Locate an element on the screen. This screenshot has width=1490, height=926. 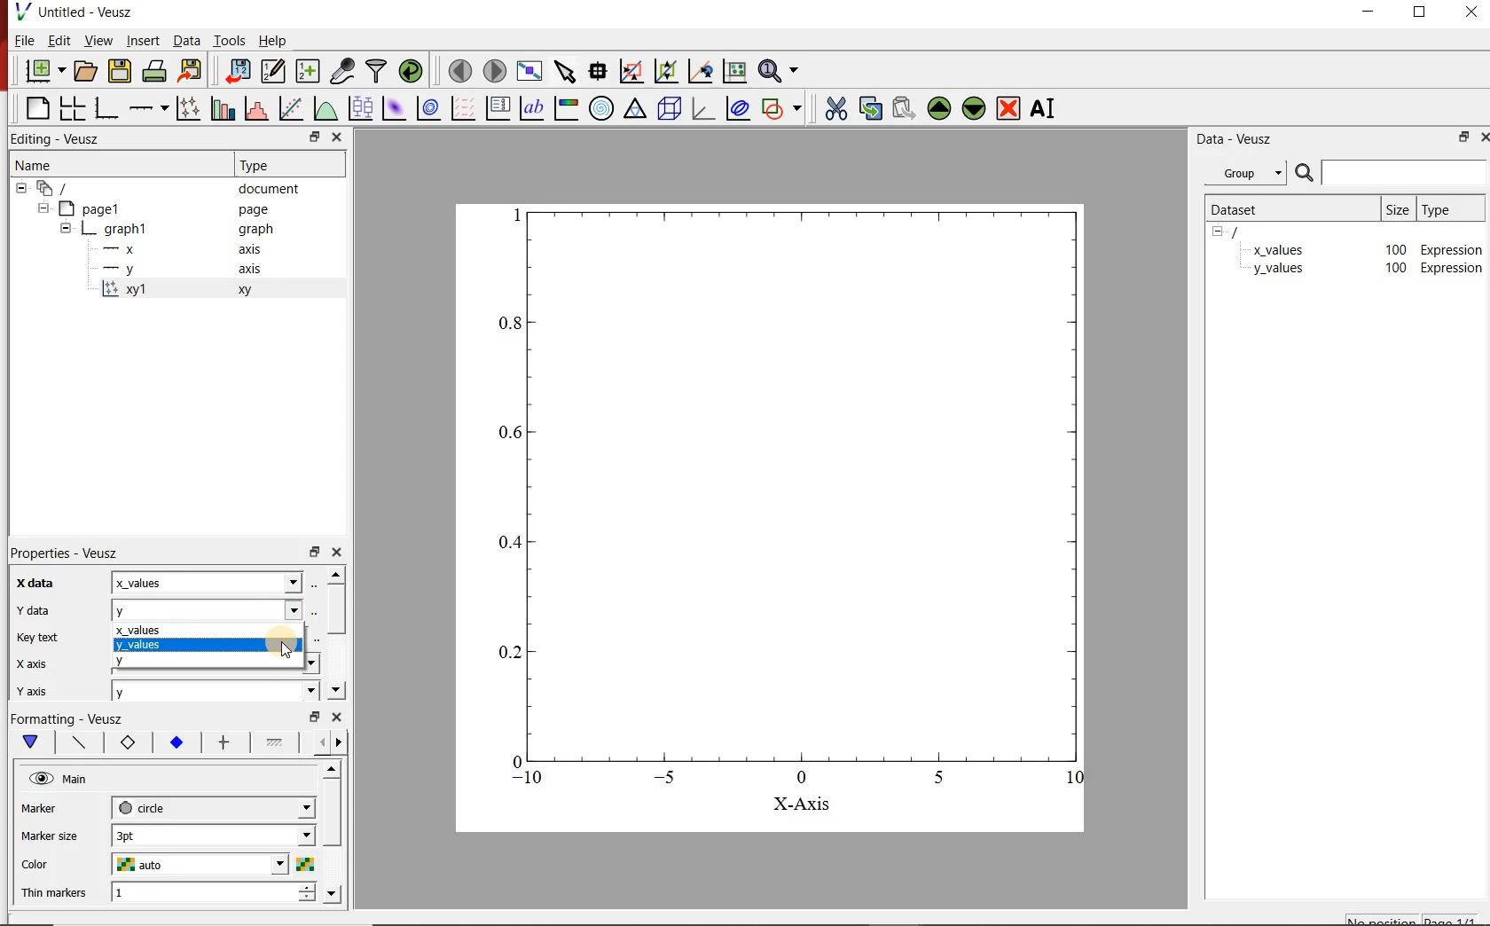
text label is located at coordinates (529, 108).